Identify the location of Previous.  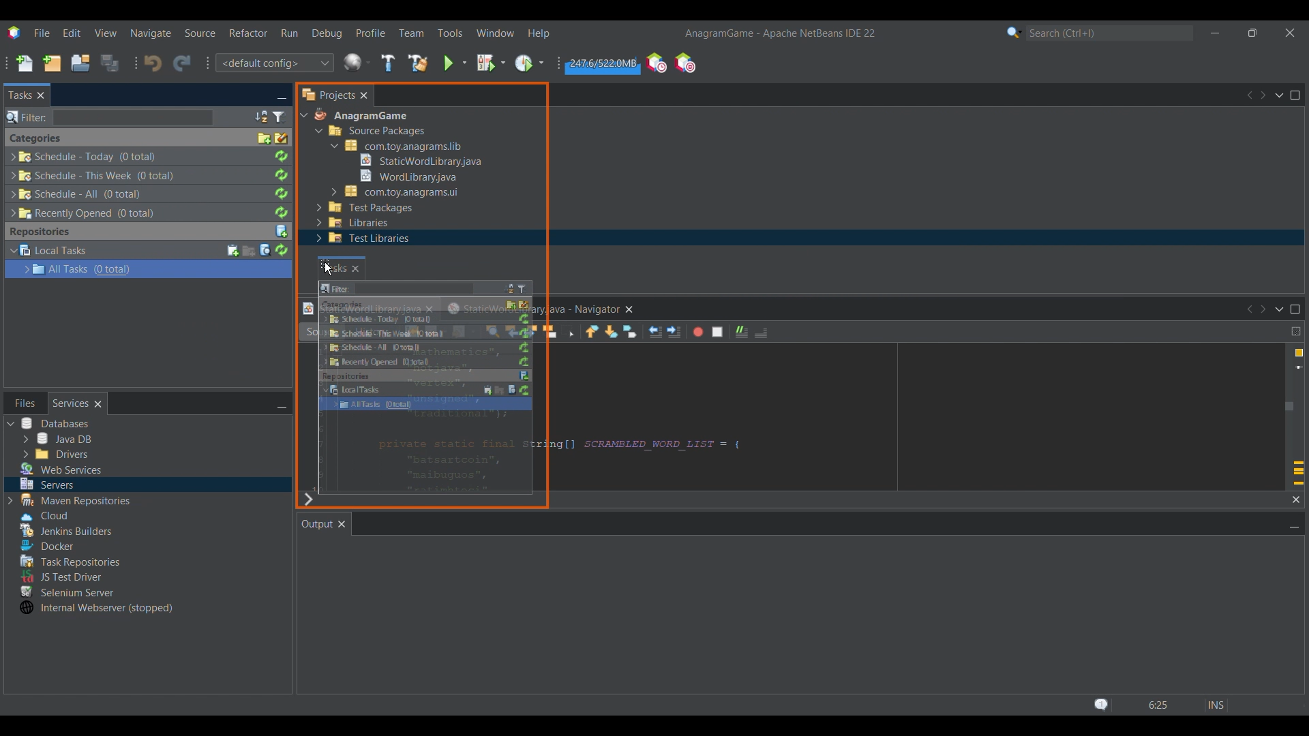
(1249, 95).